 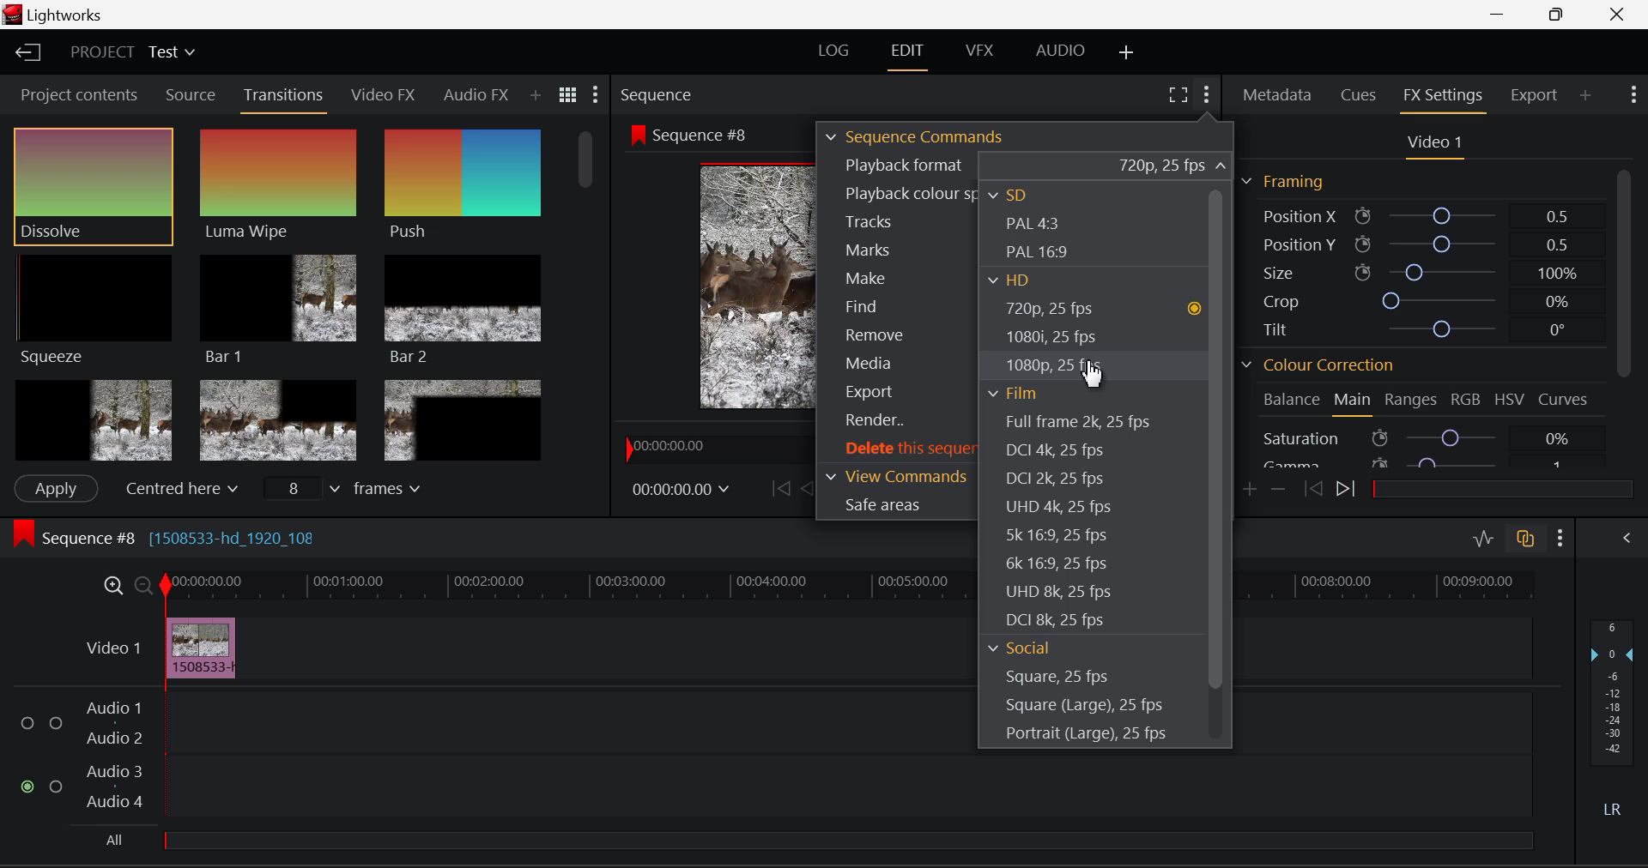 I want to click on 5k 16:9, so click(x=1055, y=538).